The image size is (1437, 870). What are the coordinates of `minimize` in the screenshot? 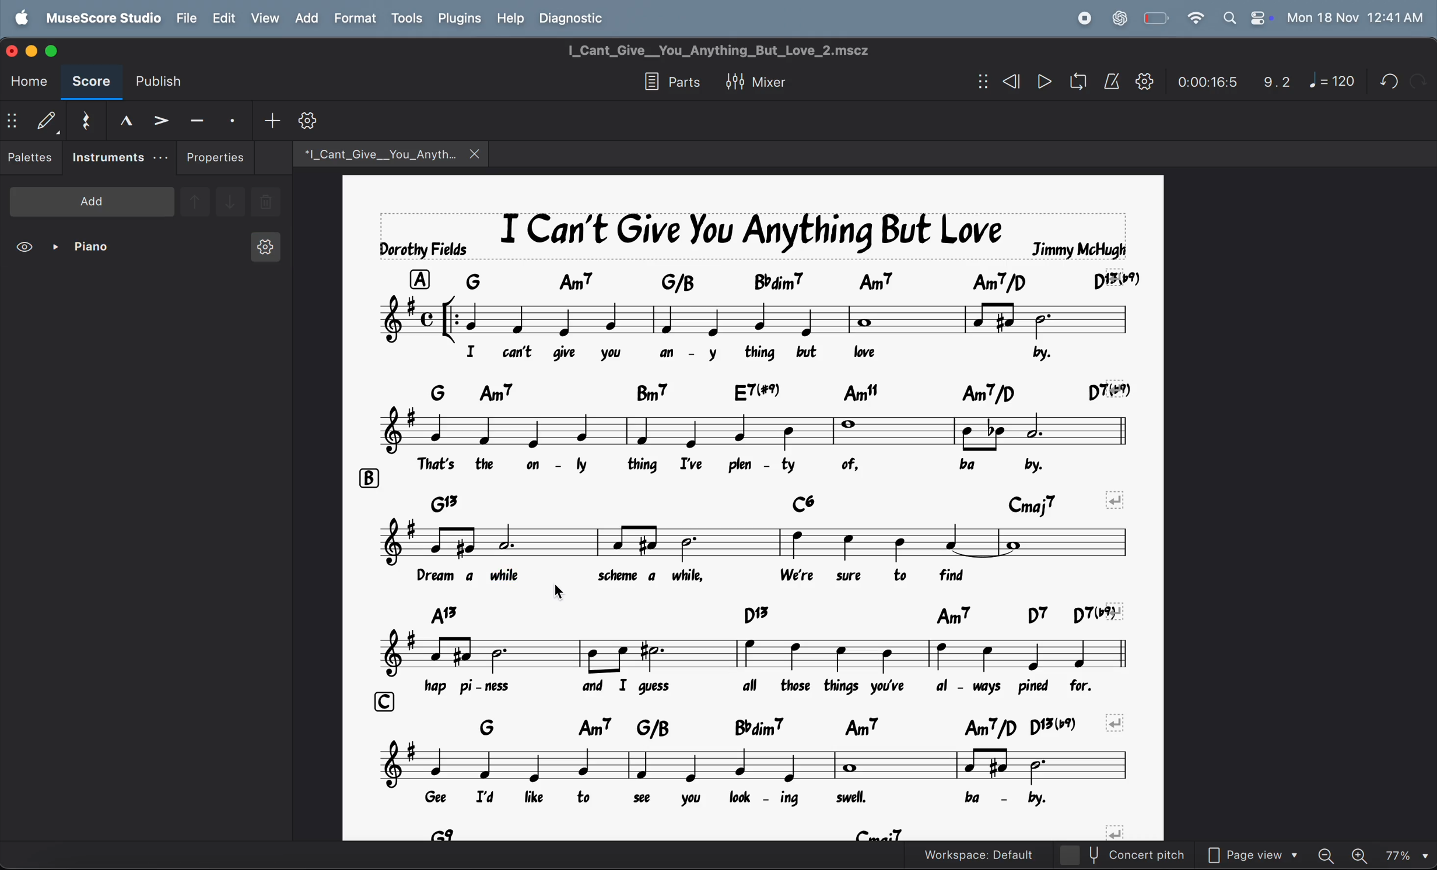 It's located at (34, 50).